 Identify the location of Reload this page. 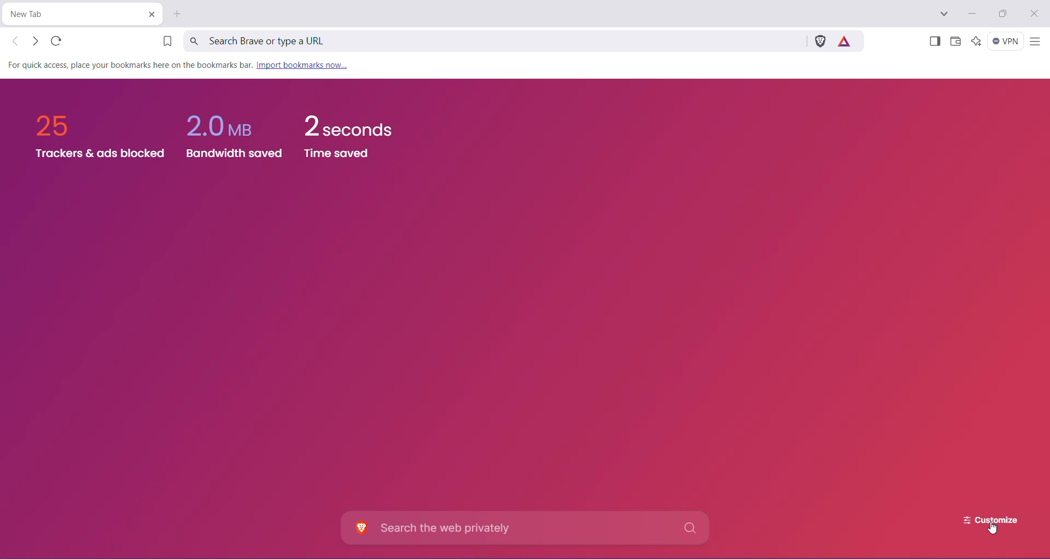
(57, 40).